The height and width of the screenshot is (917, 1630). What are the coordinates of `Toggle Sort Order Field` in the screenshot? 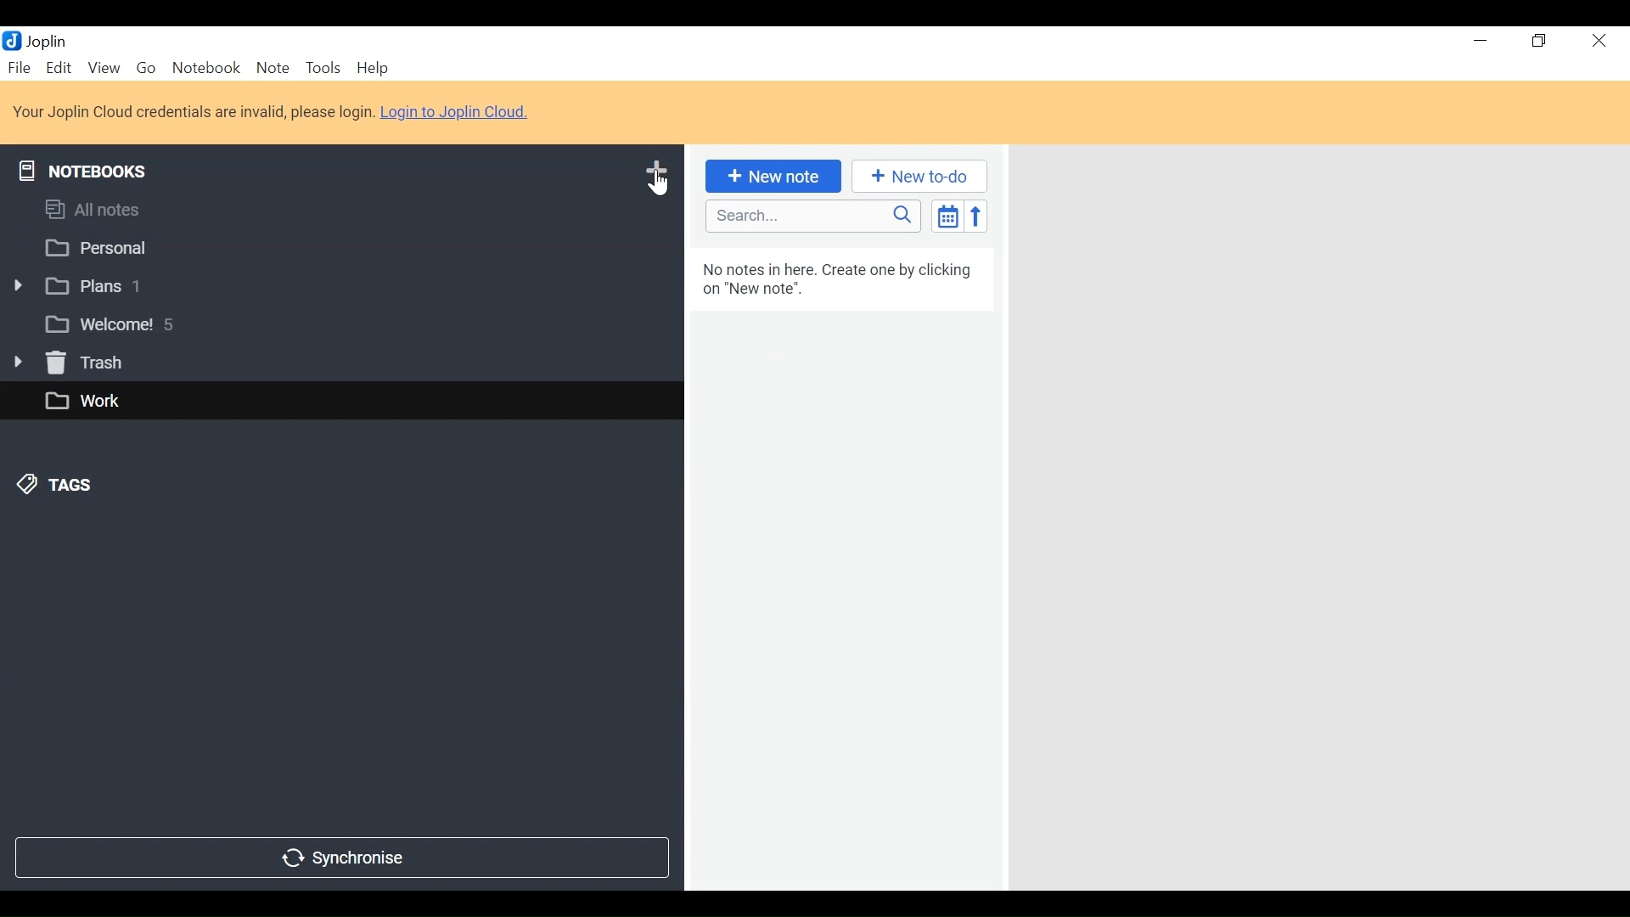 It's located at (947, 217).